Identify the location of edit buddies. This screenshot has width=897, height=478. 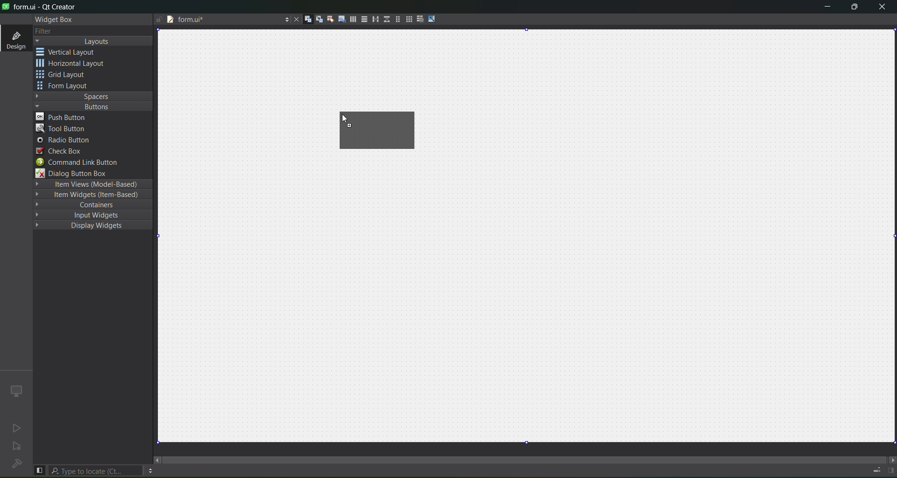
(329, 19).